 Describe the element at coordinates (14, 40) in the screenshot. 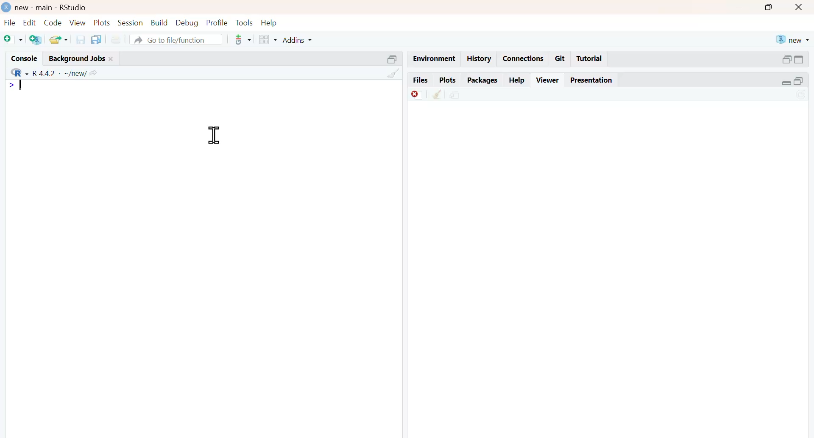

I see `add file as` at that location.